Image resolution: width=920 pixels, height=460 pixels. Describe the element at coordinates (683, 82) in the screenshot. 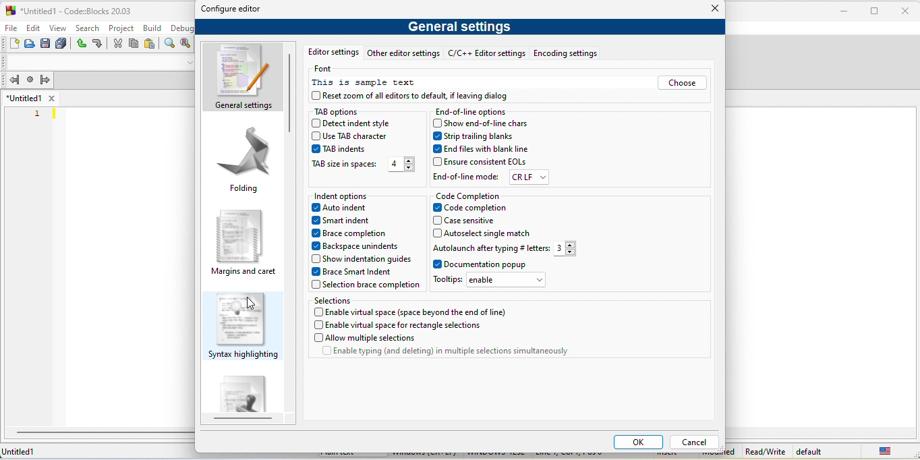

I see `choose` at that location.